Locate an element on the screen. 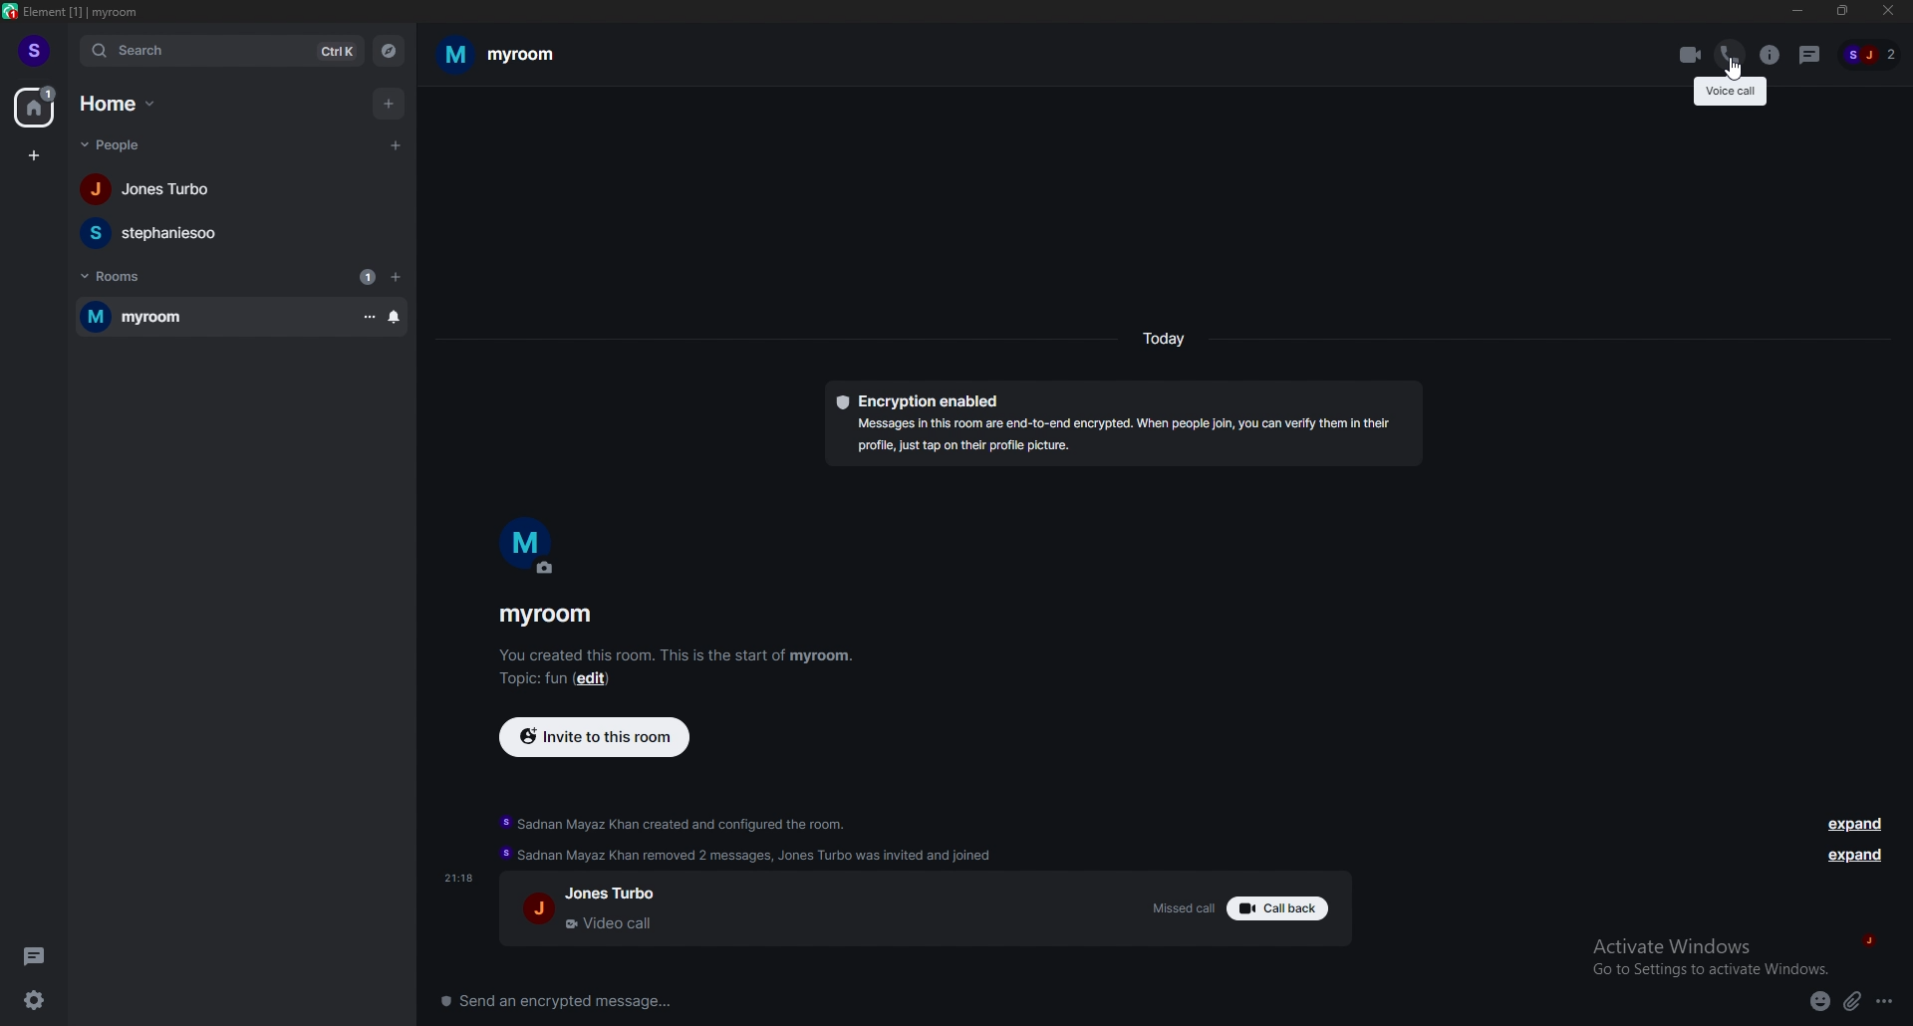 The width and height of the screenshot is (1913, 1026). add is located at coordinates (387, 102).